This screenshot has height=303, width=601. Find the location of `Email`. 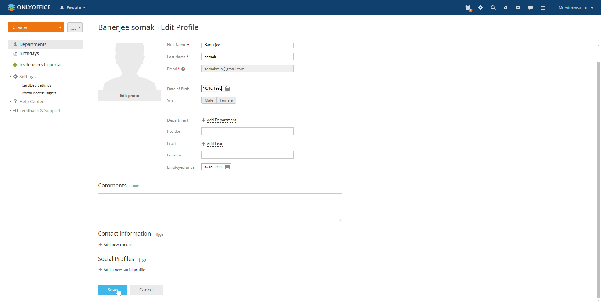

Email is located at coordinates (177, 70).